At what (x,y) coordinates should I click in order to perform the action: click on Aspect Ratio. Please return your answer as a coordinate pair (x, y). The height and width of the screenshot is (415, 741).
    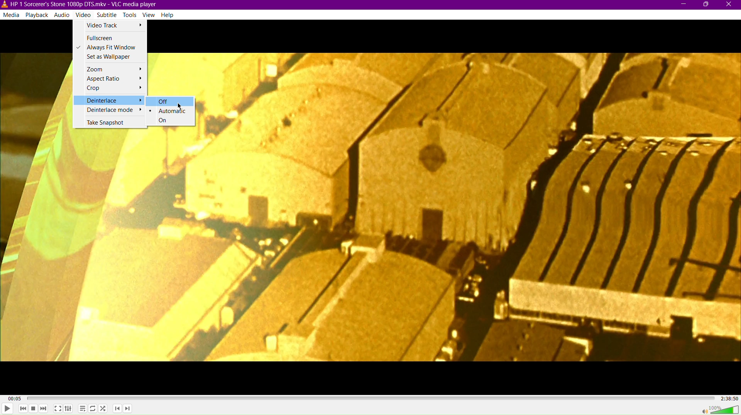
    Looking at the image, I should click on (110, 79).